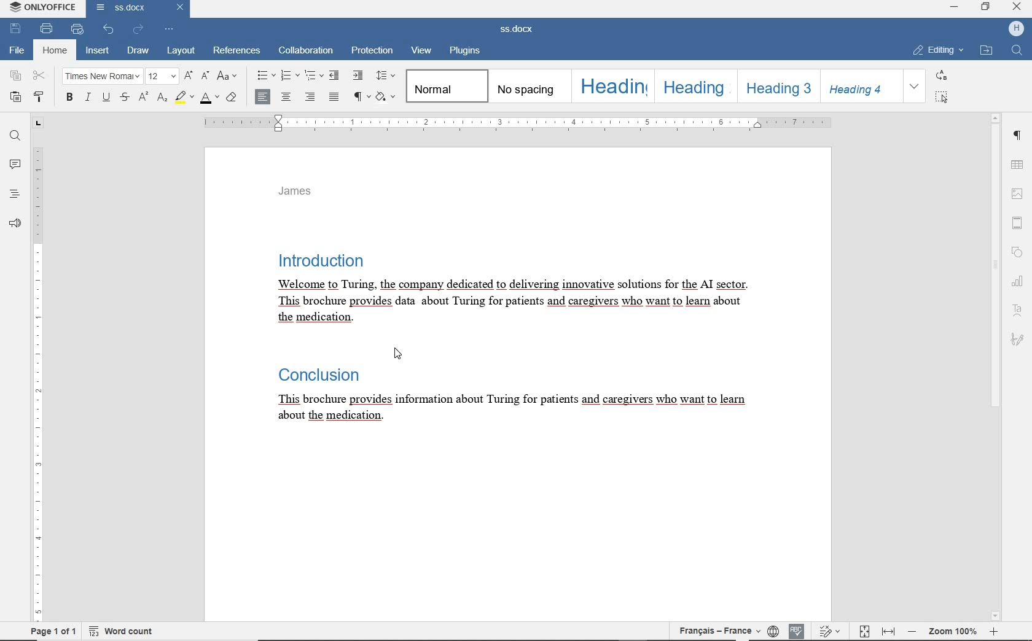 This screenshot has height=641, width=1032. What do you see at coordinates (205, 77) in the screenshot?
I see `DECREMENT FONT SIZE` at bounding box center [205, 77].